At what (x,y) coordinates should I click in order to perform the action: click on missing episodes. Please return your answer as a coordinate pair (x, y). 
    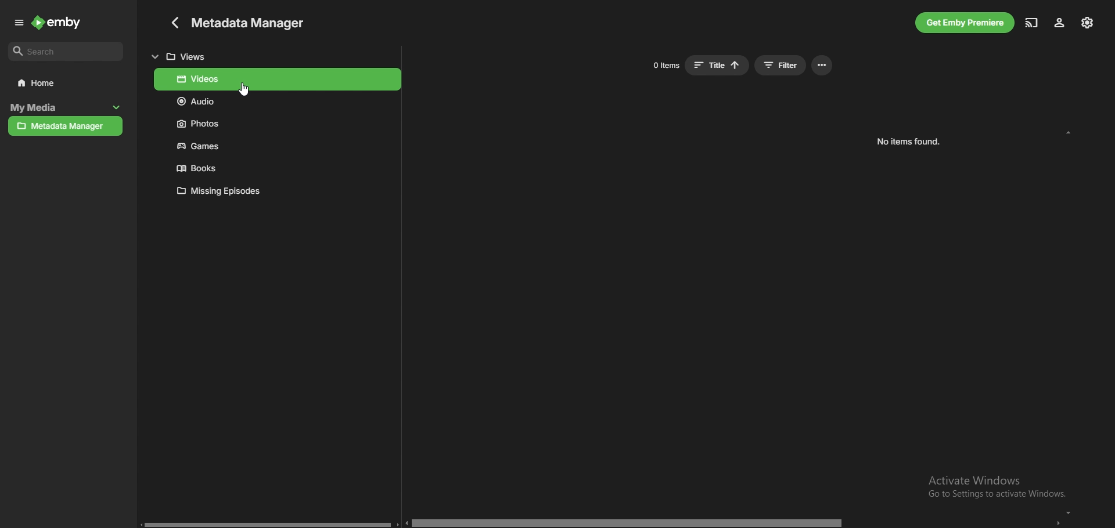
    Looking at the image, I should click on (275, 191).